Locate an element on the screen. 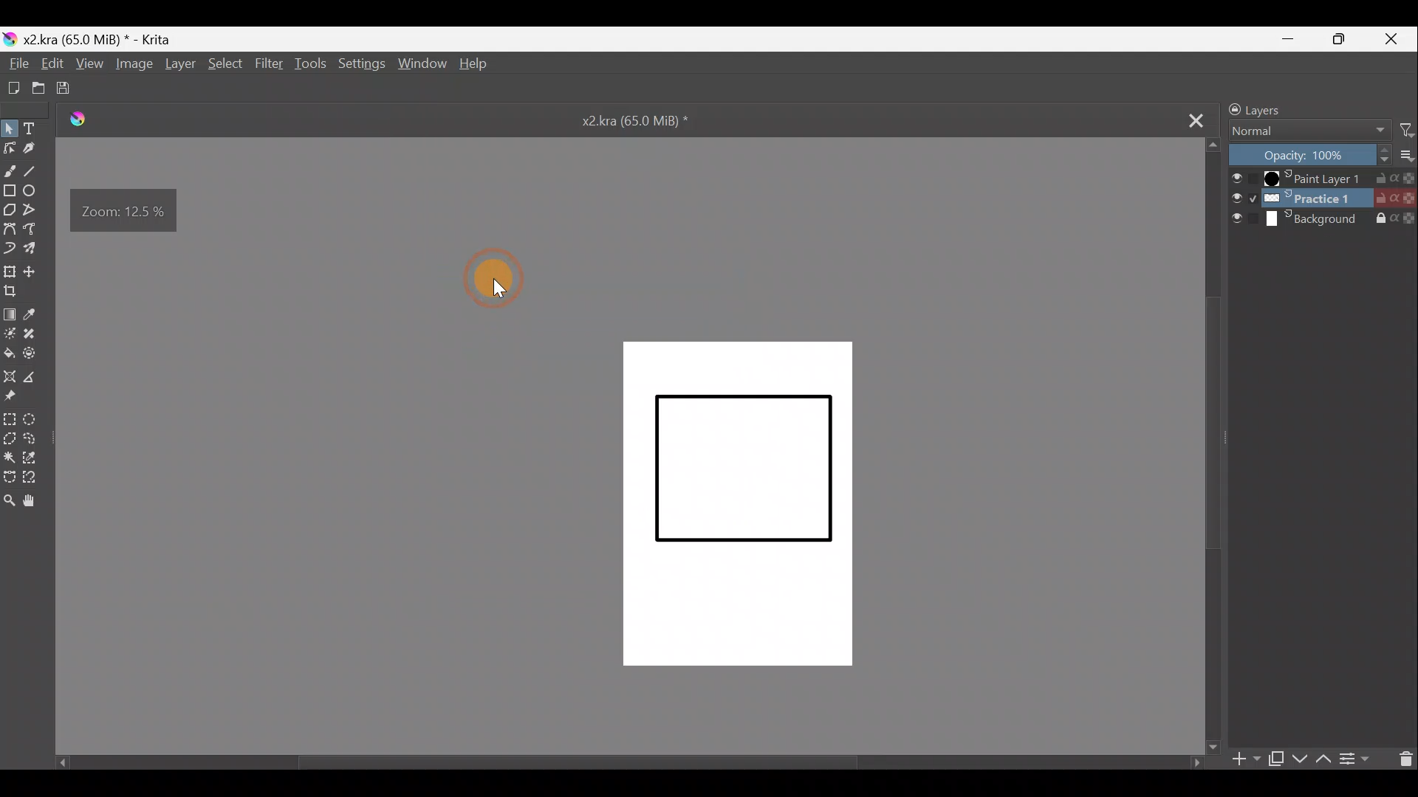 This screenshot has height=797, width=1418. Polygon tool is located at coordinates (10, 210).